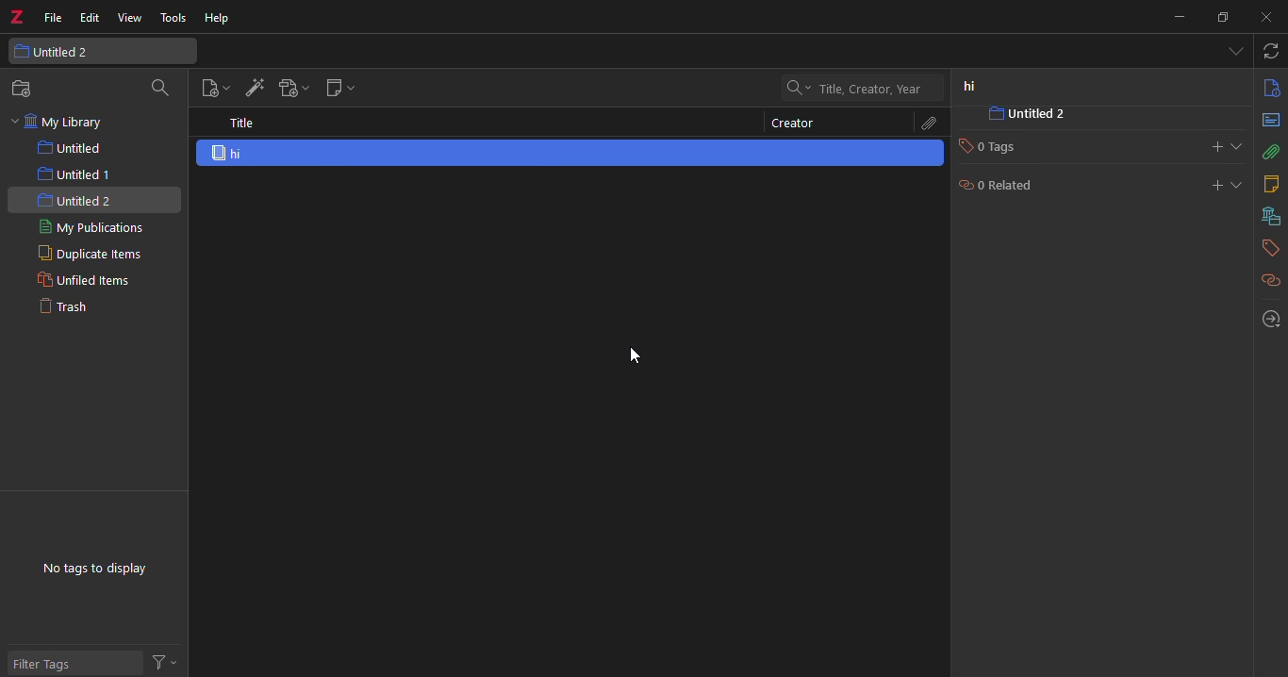 Image resolution: width=1288 pixels, height=677 pixels. I want to click on title, so click(240, 123).